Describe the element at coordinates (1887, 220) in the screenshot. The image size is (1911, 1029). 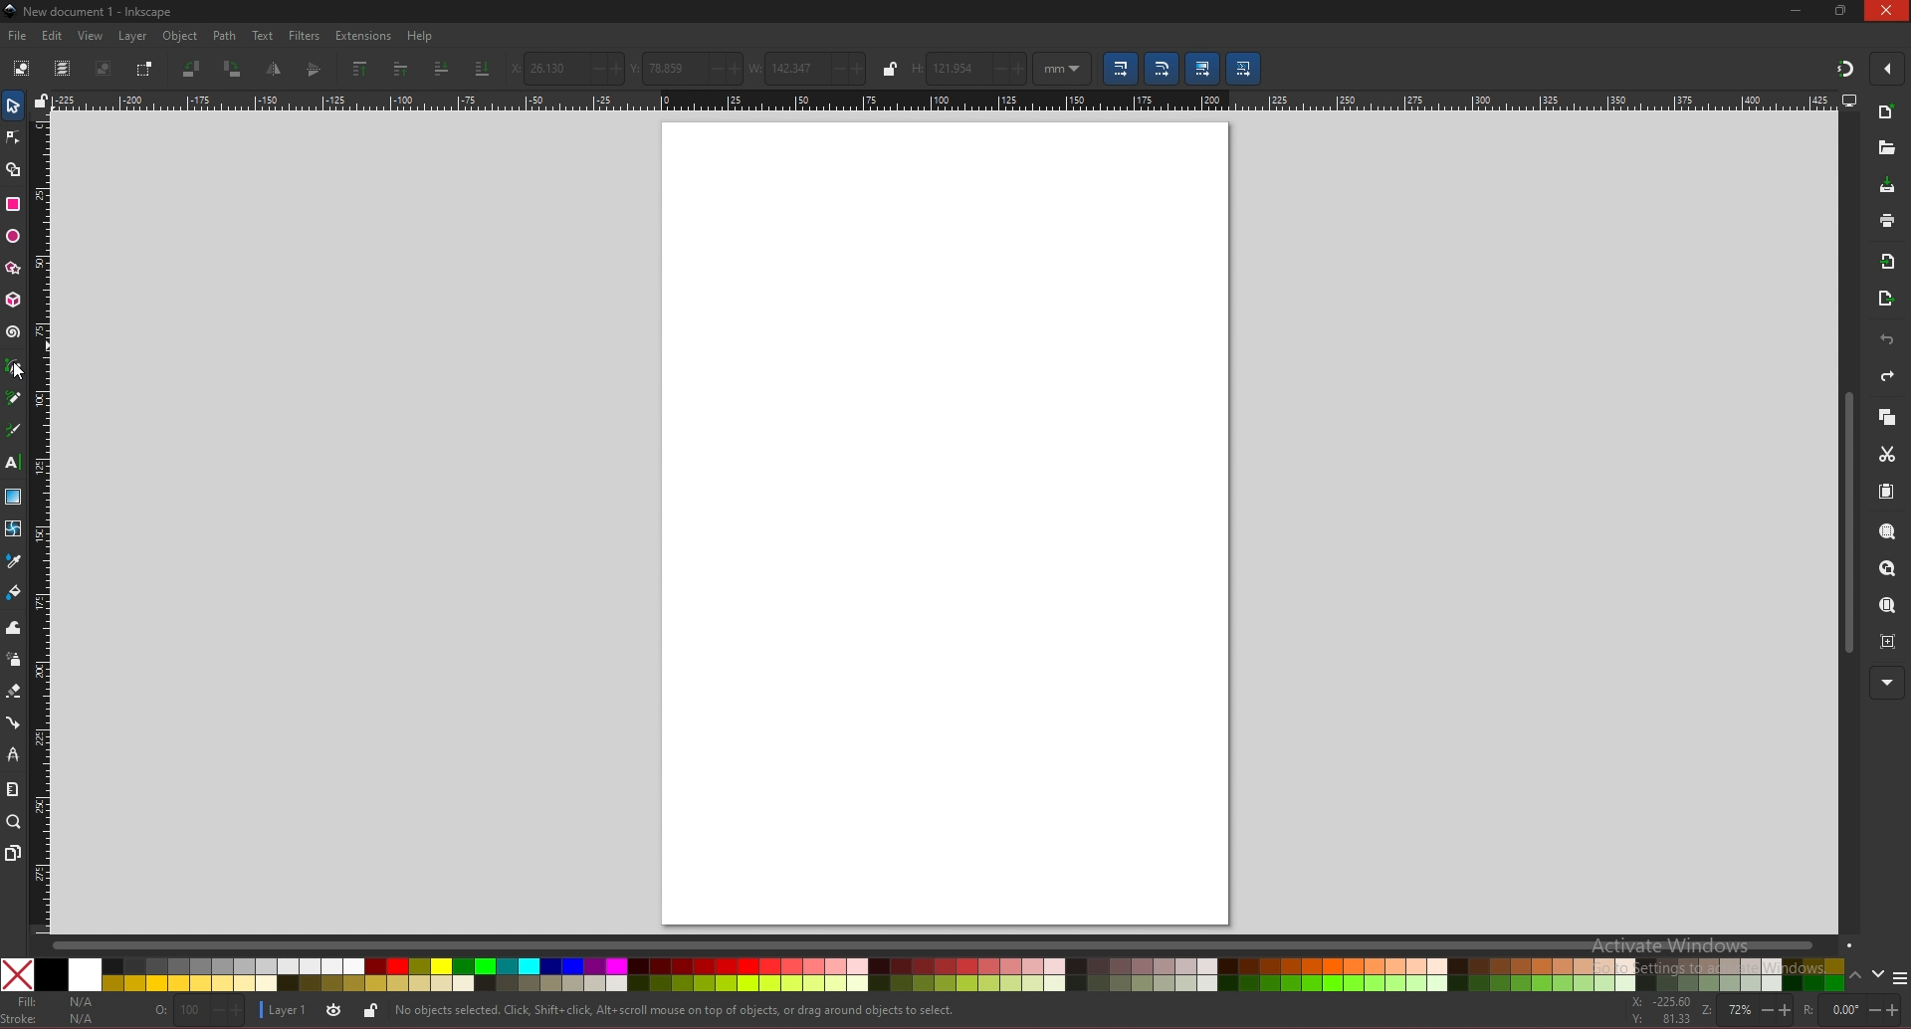
I see `print` at that location.